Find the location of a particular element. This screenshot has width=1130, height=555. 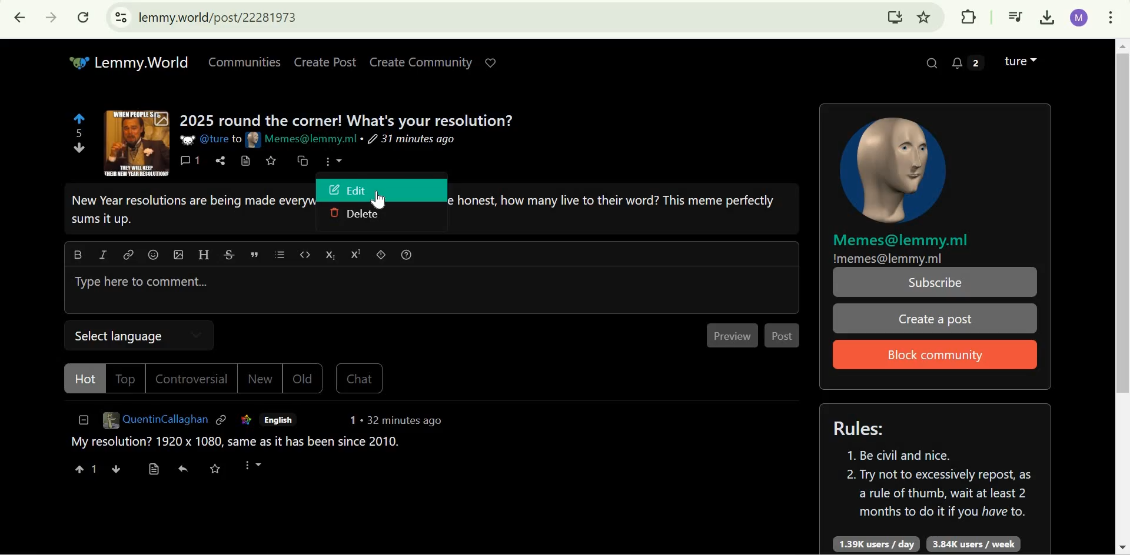

2 unread messages is located at coordinates (968, 61).